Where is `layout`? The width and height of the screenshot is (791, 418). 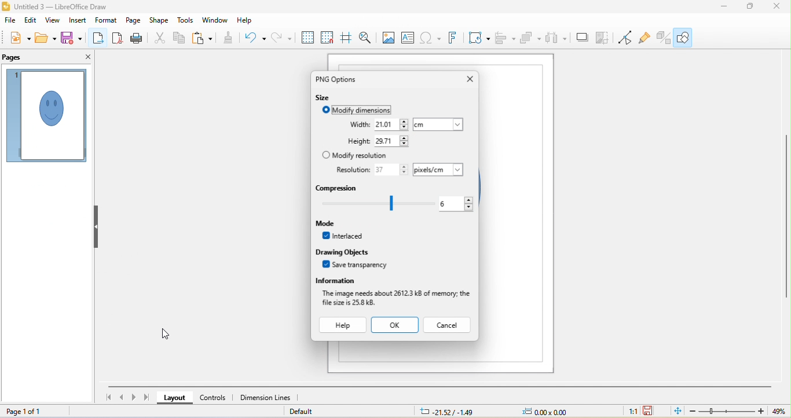 layout is located at coordinates (176, 399).